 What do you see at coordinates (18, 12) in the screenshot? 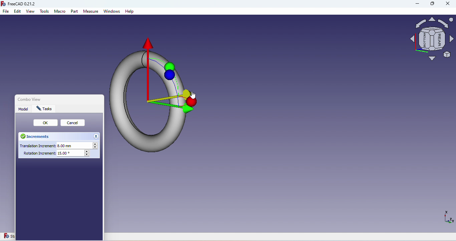
I see `Edit` at bounding box center [18, 12].